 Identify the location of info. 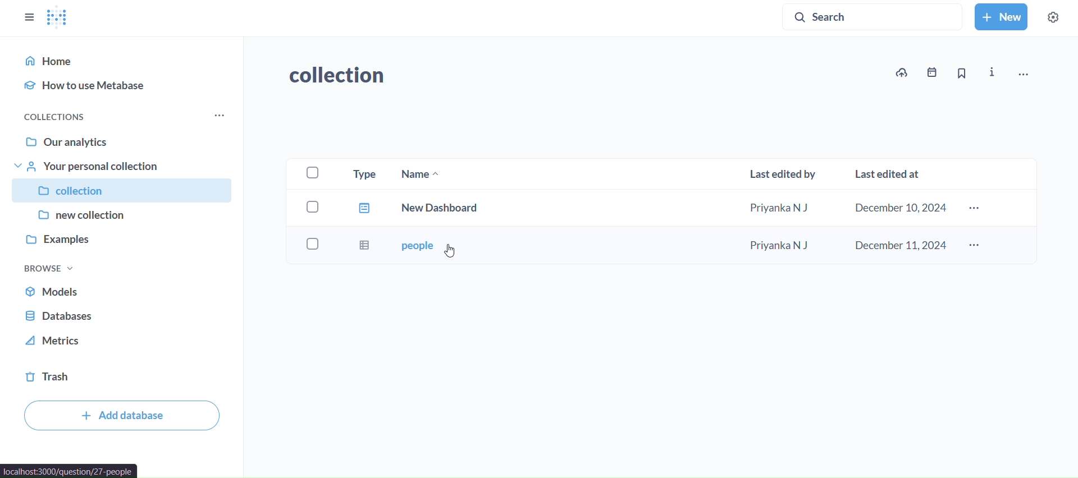
(991, 73).